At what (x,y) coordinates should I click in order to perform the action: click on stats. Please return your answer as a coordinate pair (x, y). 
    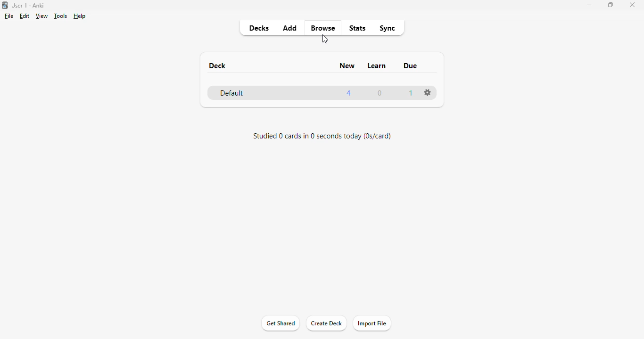
    Looking at the image, I should click on (358, 28).